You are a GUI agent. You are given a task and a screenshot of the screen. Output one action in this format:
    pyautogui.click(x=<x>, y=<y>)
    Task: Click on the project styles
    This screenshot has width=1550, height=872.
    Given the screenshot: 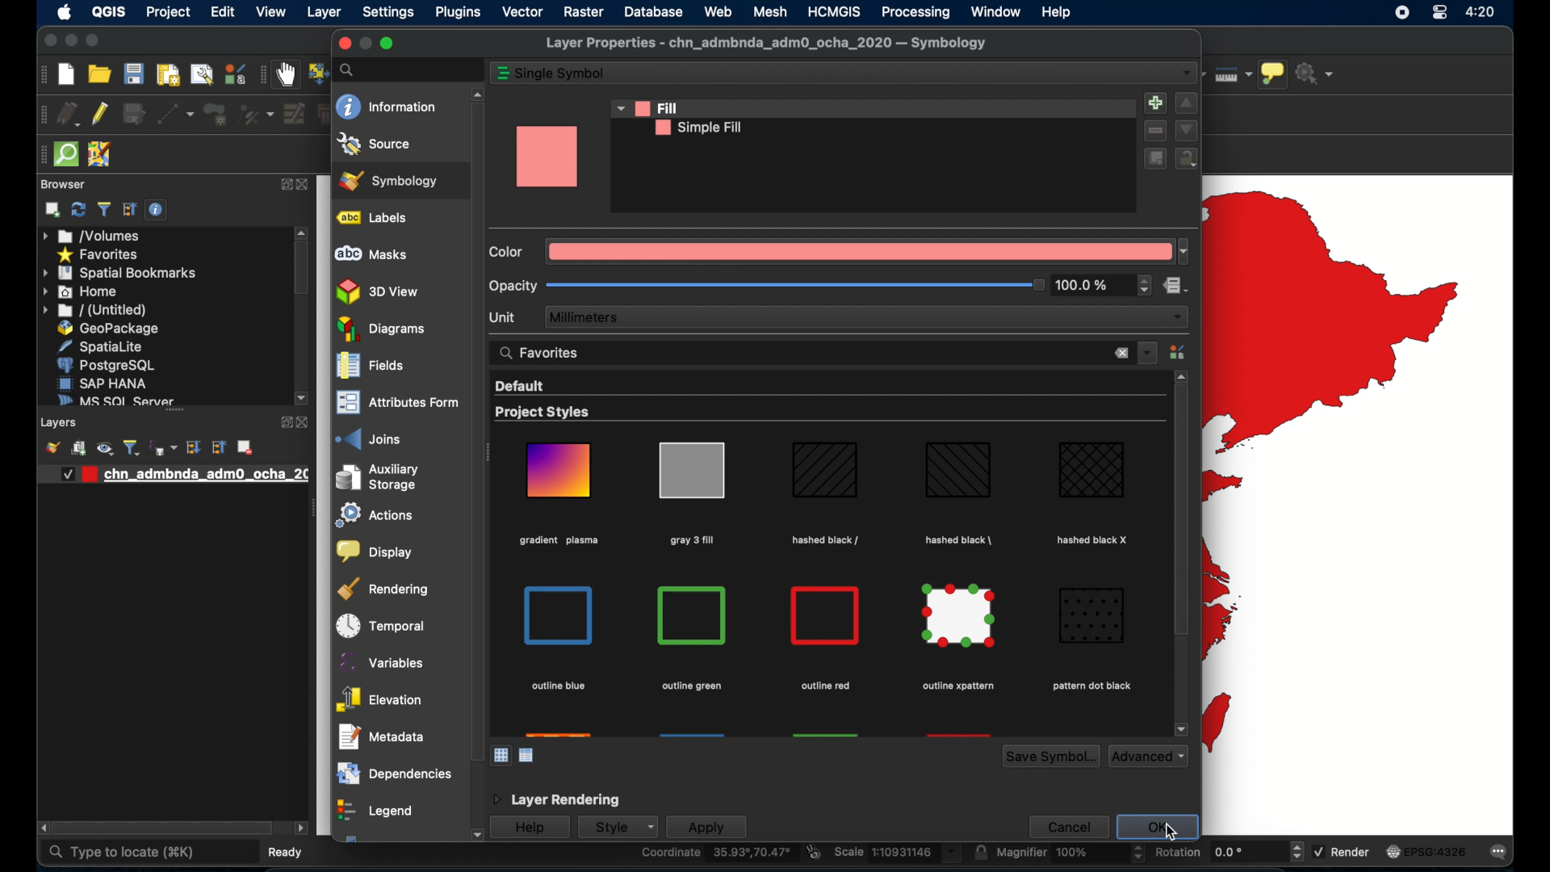 What is the action you would take?
    pyautogui.click(x=543, y=413)
    